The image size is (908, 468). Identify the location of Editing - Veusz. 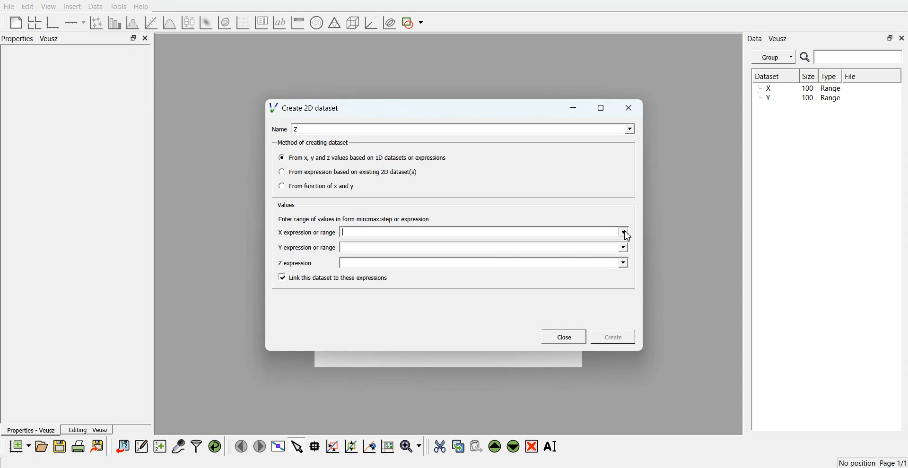
(87, 429).